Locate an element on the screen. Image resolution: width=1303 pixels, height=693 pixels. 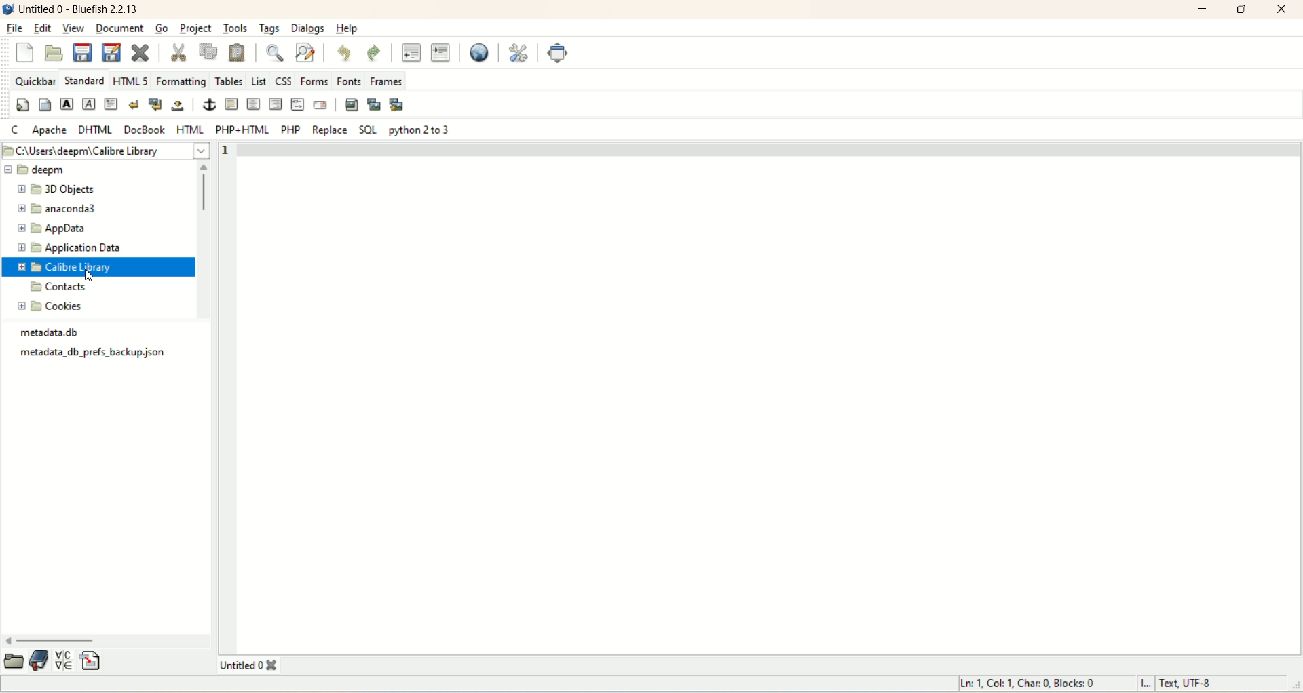
anaconda3 is located at coordinates (56, 208).